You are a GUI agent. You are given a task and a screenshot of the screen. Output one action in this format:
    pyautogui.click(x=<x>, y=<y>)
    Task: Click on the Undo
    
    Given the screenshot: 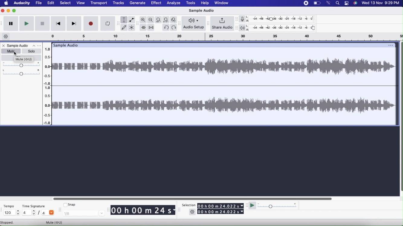 What is the action you would take?
    pyautogui.click(x=166, y=27)
    